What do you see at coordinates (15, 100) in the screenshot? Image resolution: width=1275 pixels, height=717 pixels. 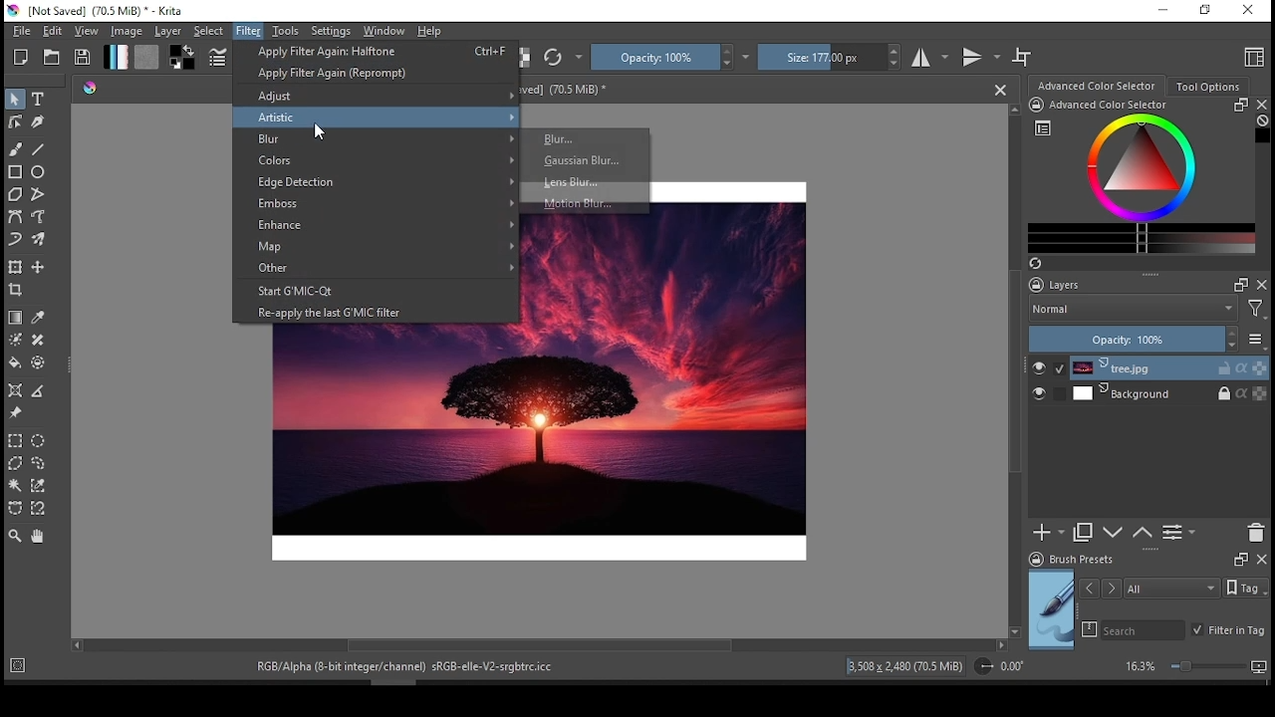 I see `select shapes tool` at bounding box center [15, 100].